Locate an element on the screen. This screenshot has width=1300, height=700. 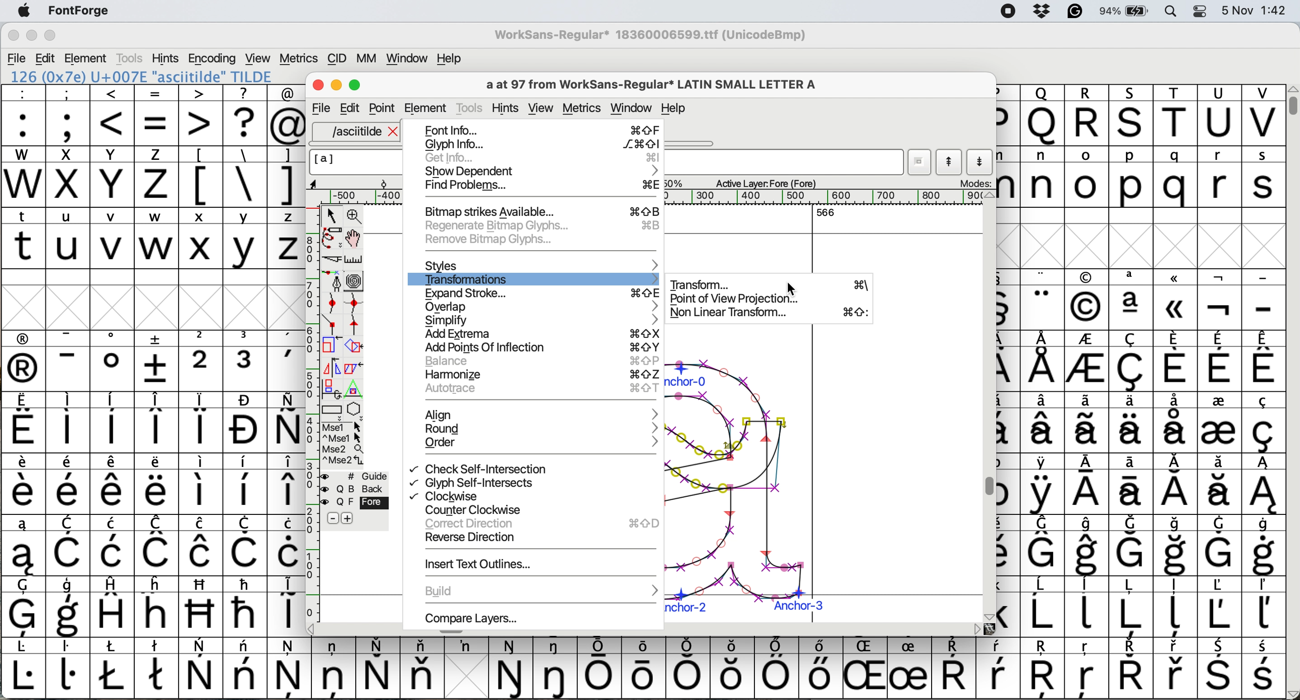
symbol is located at coordinates (1220, 669).